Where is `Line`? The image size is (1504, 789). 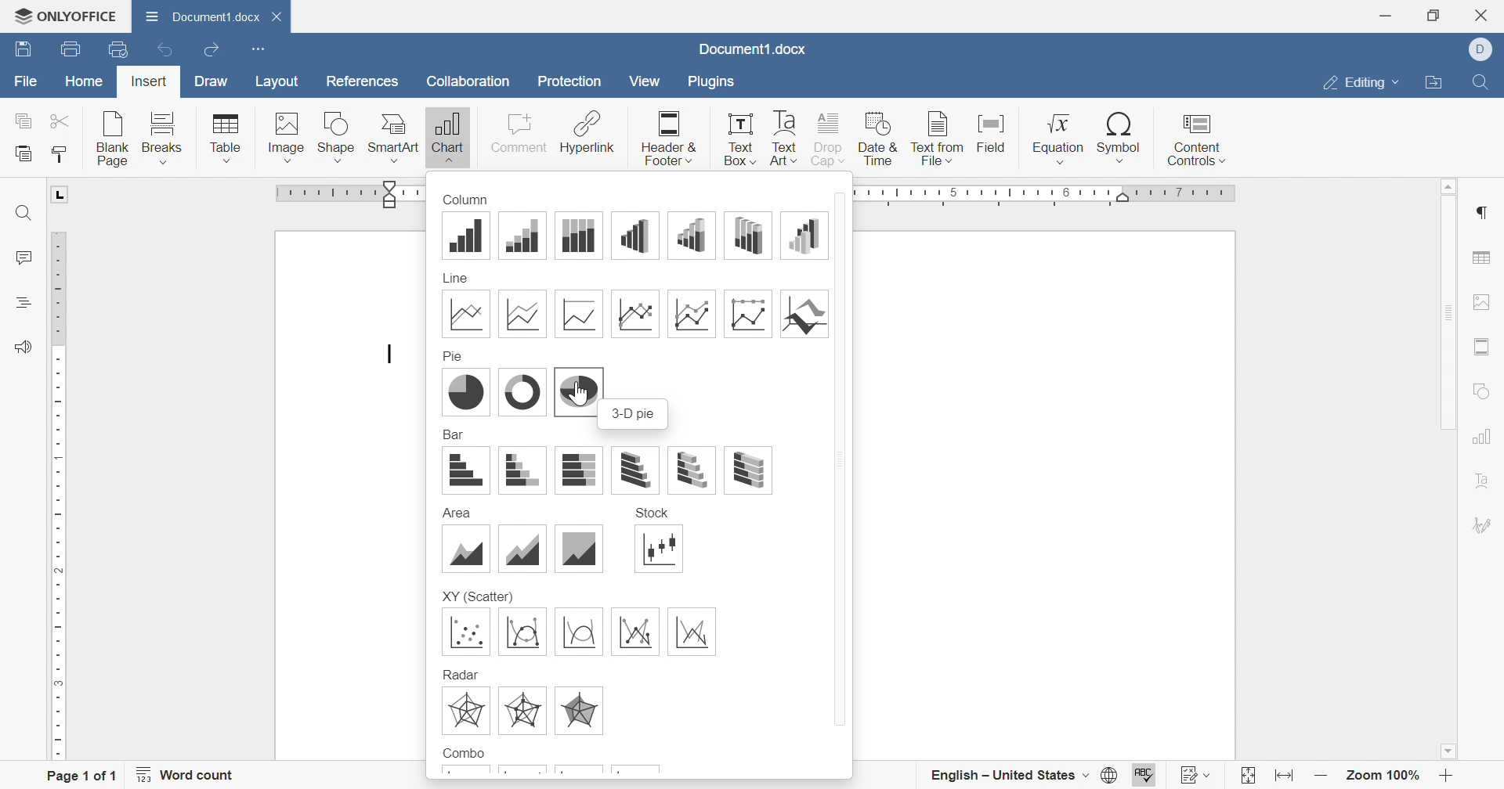 Line is located at coordinates (458, 277).